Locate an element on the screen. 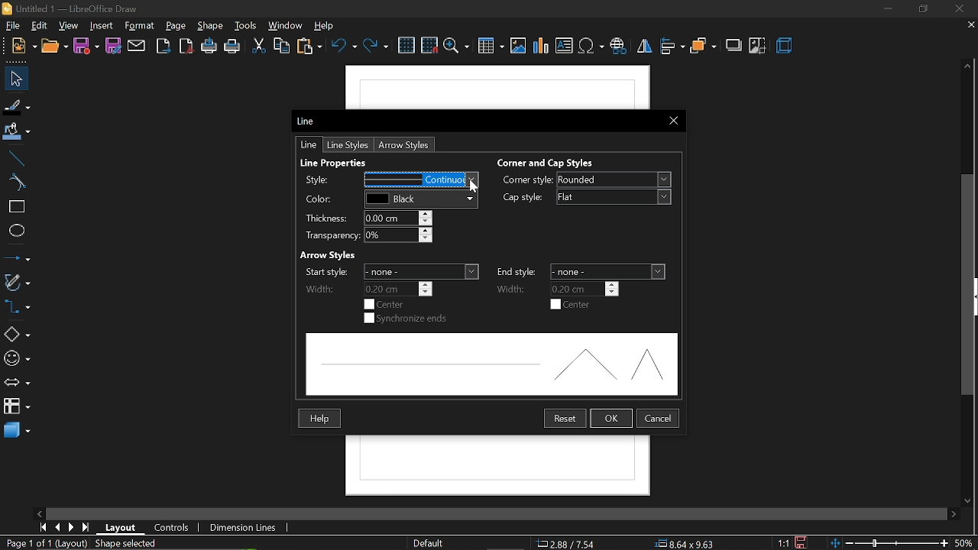  line color is located at coordinates (387, 199).